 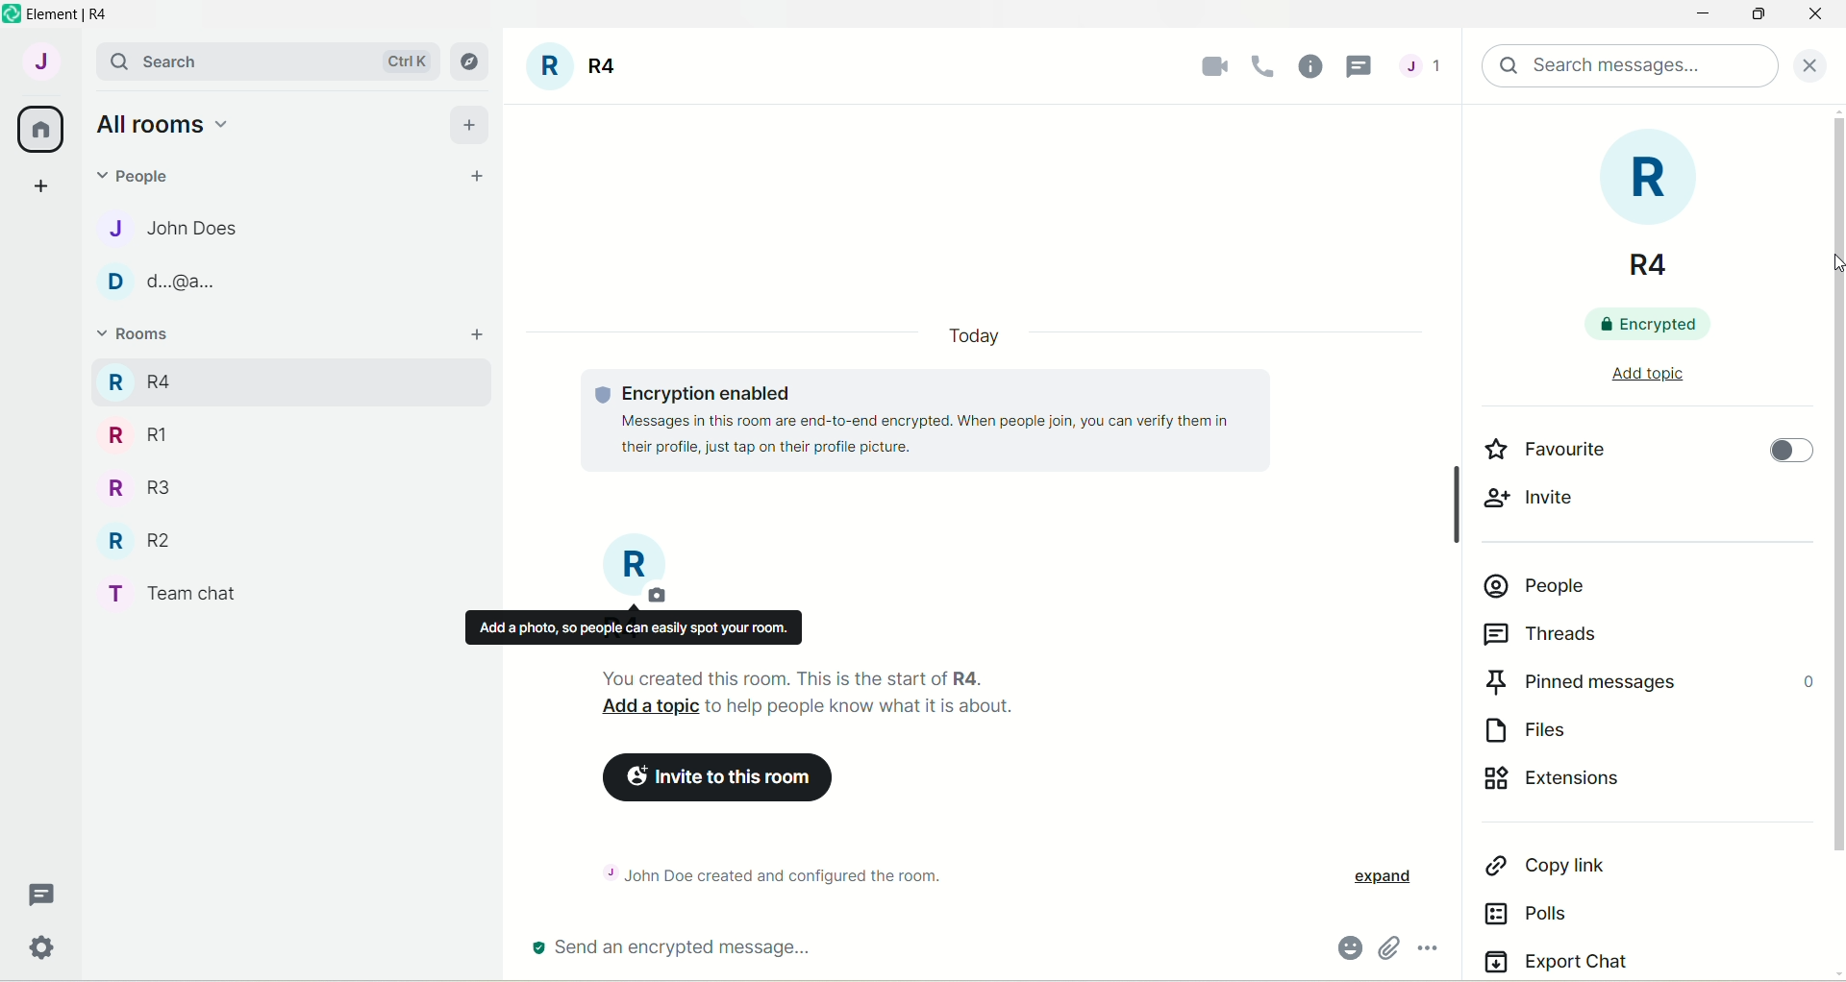 I want to click on R R4, so click(x=1633, y=202).